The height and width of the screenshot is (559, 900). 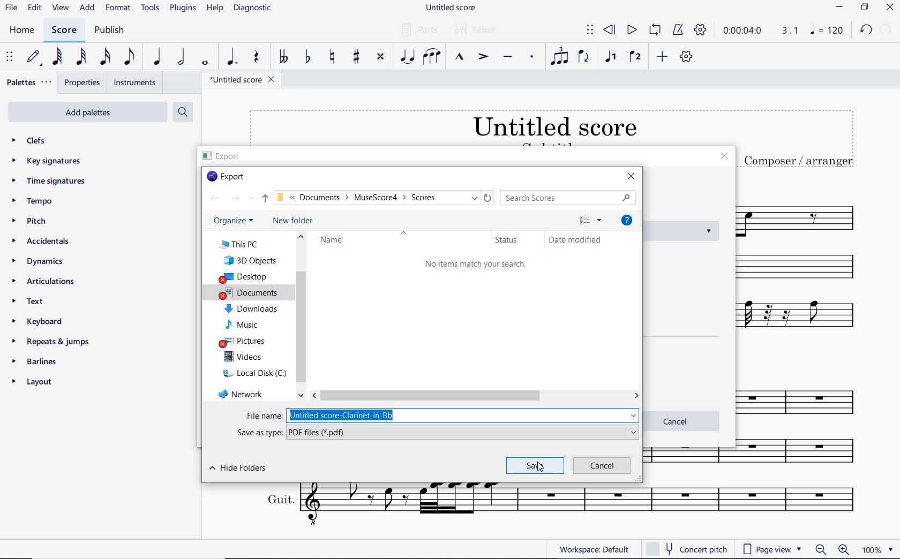 What do you see at coordinates (35, 382) in the screenshot?
I see `layout` at bounding box center [35, 382].